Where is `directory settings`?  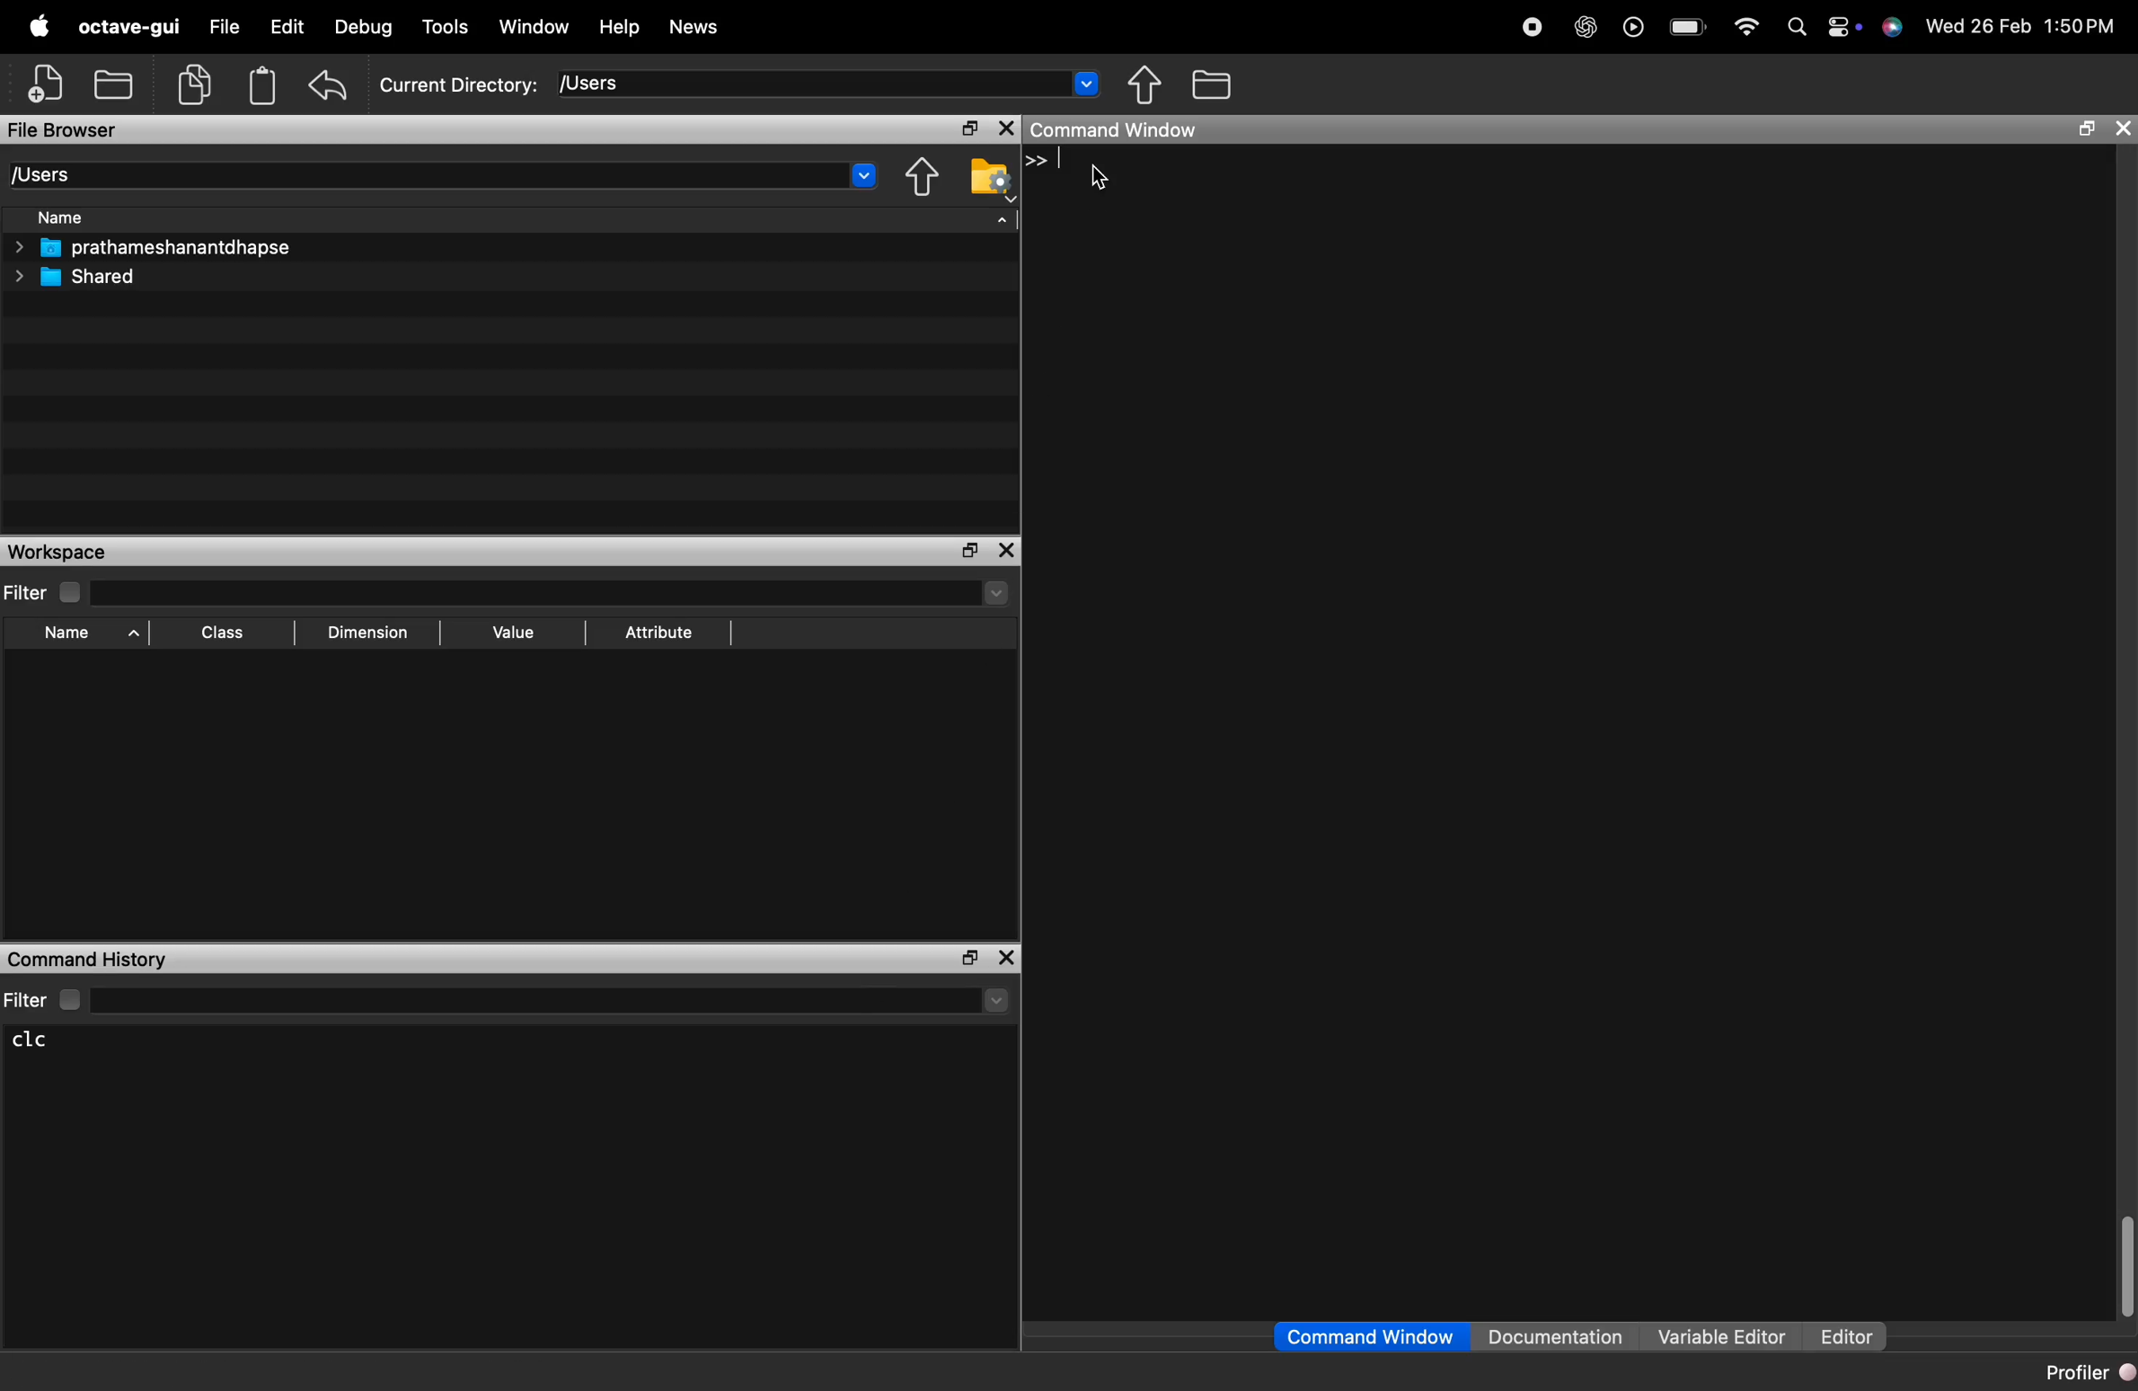 directory settings is located at coordinates (986, 174).